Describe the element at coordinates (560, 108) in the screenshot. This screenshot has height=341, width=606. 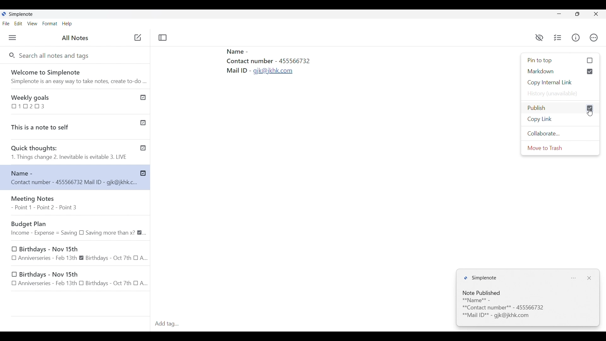
I see `selected publish` at that location.